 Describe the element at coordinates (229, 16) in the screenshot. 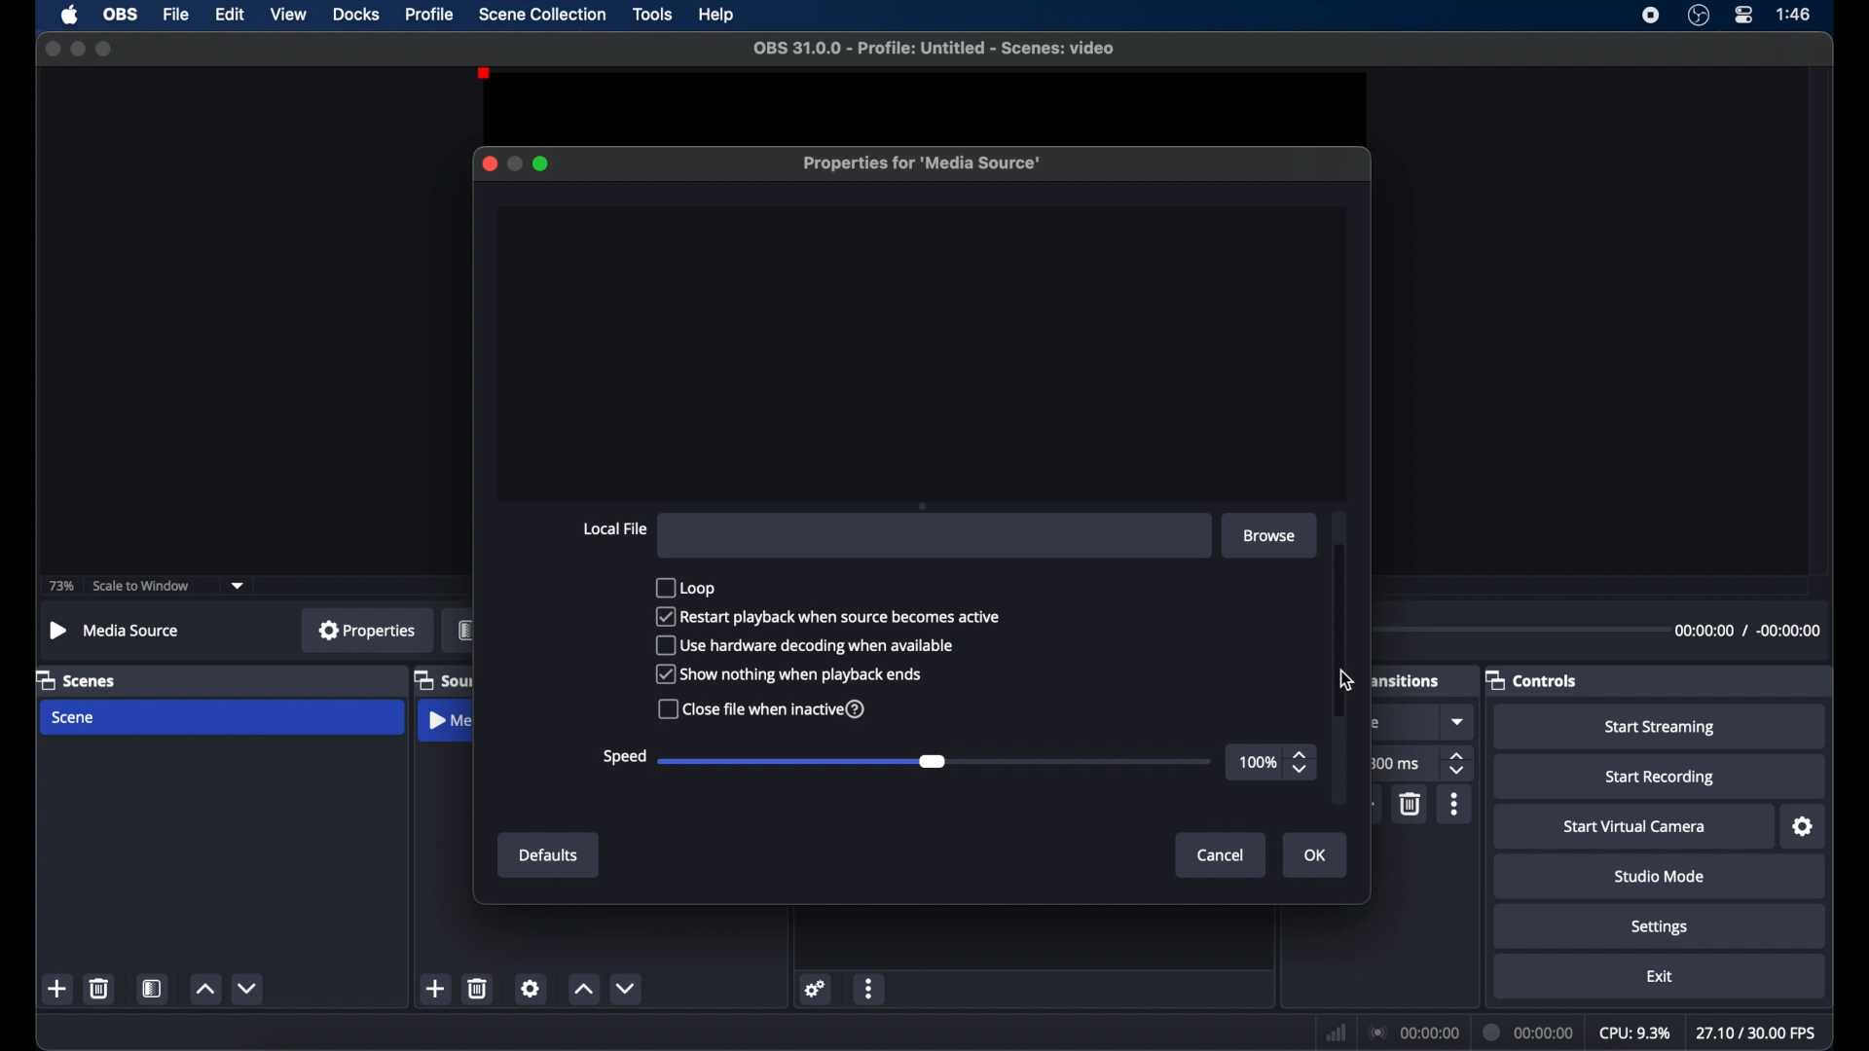

I see `edit` at that location.